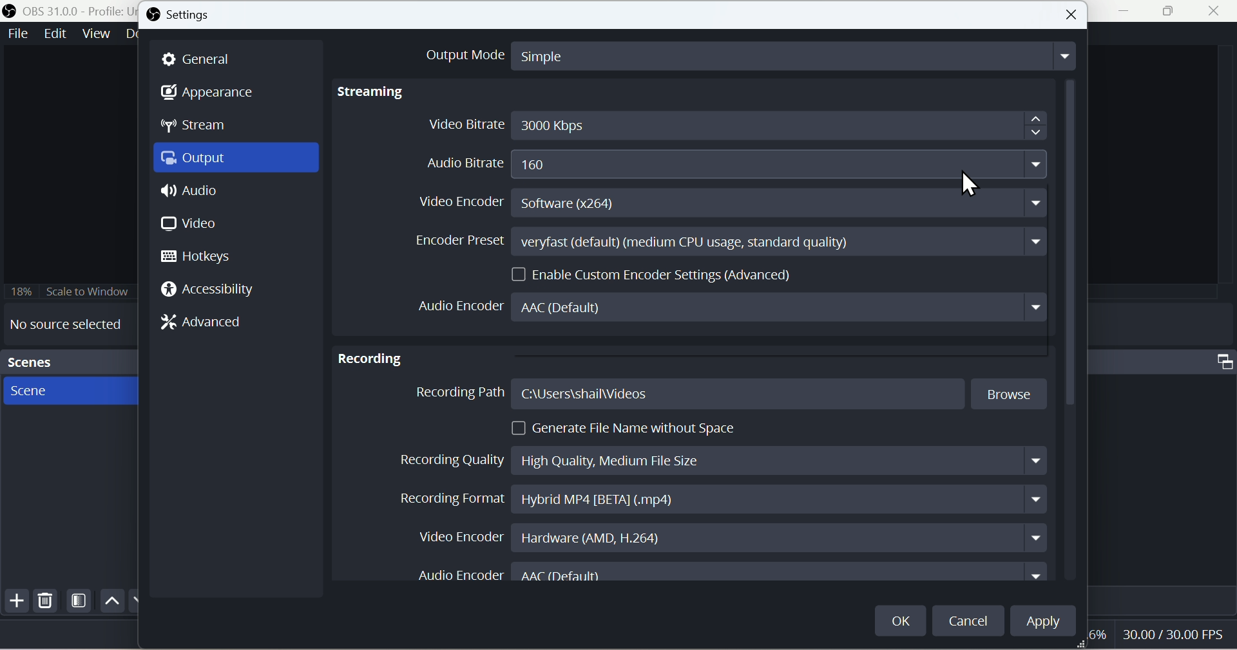 The height and width of the screenshot is (650, 1237). I want to click on Settings, so click(187, 16).